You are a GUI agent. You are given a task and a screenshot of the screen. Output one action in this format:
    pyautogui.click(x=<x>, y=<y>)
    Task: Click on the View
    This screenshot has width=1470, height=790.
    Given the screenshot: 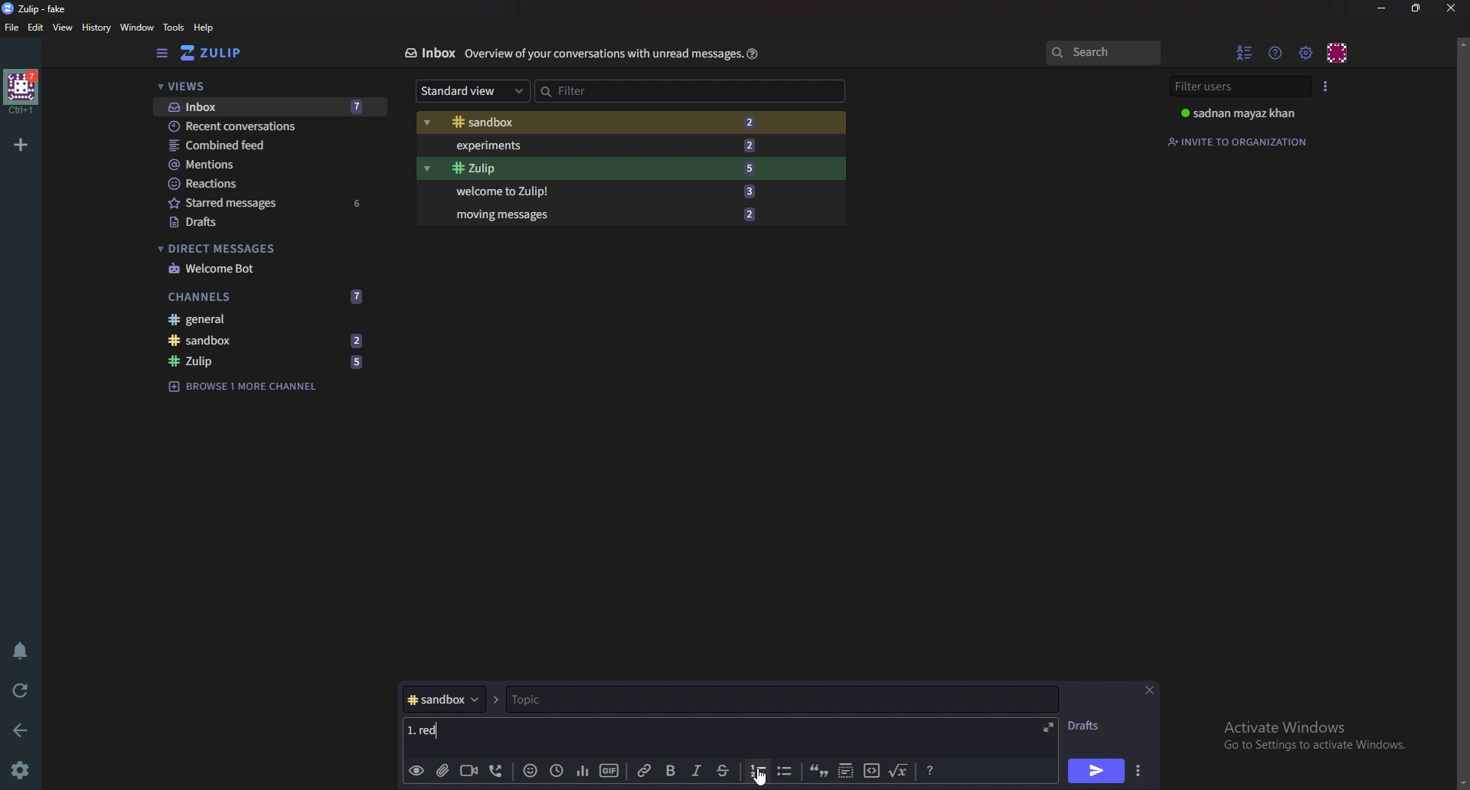 What is the action you would take?
    pyautogui.click(x=64, y=28)
    